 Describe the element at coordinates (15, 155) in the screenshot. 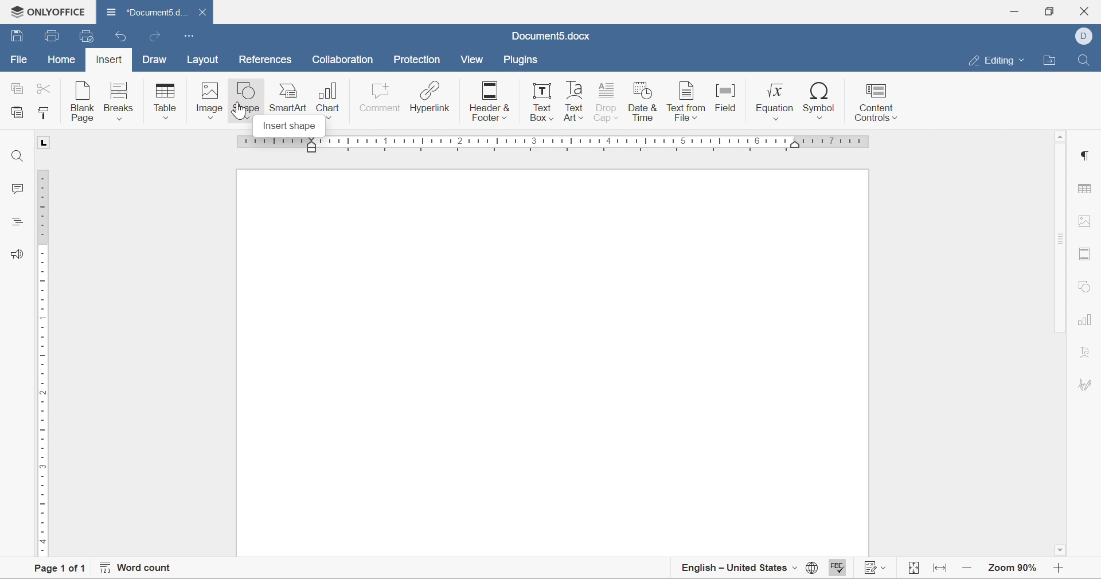

I see `find` at that location.